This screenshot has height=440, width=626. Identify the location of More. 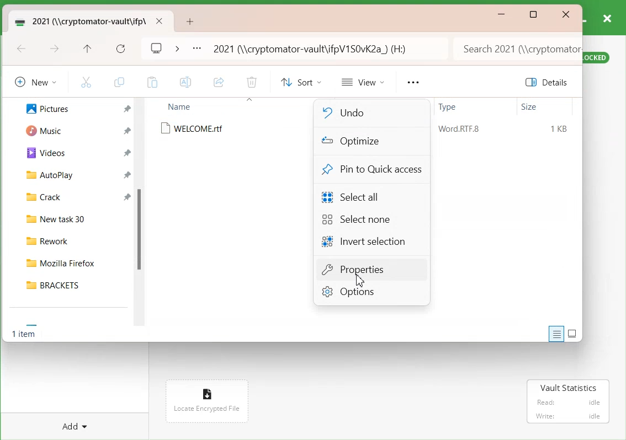
(412, 83).